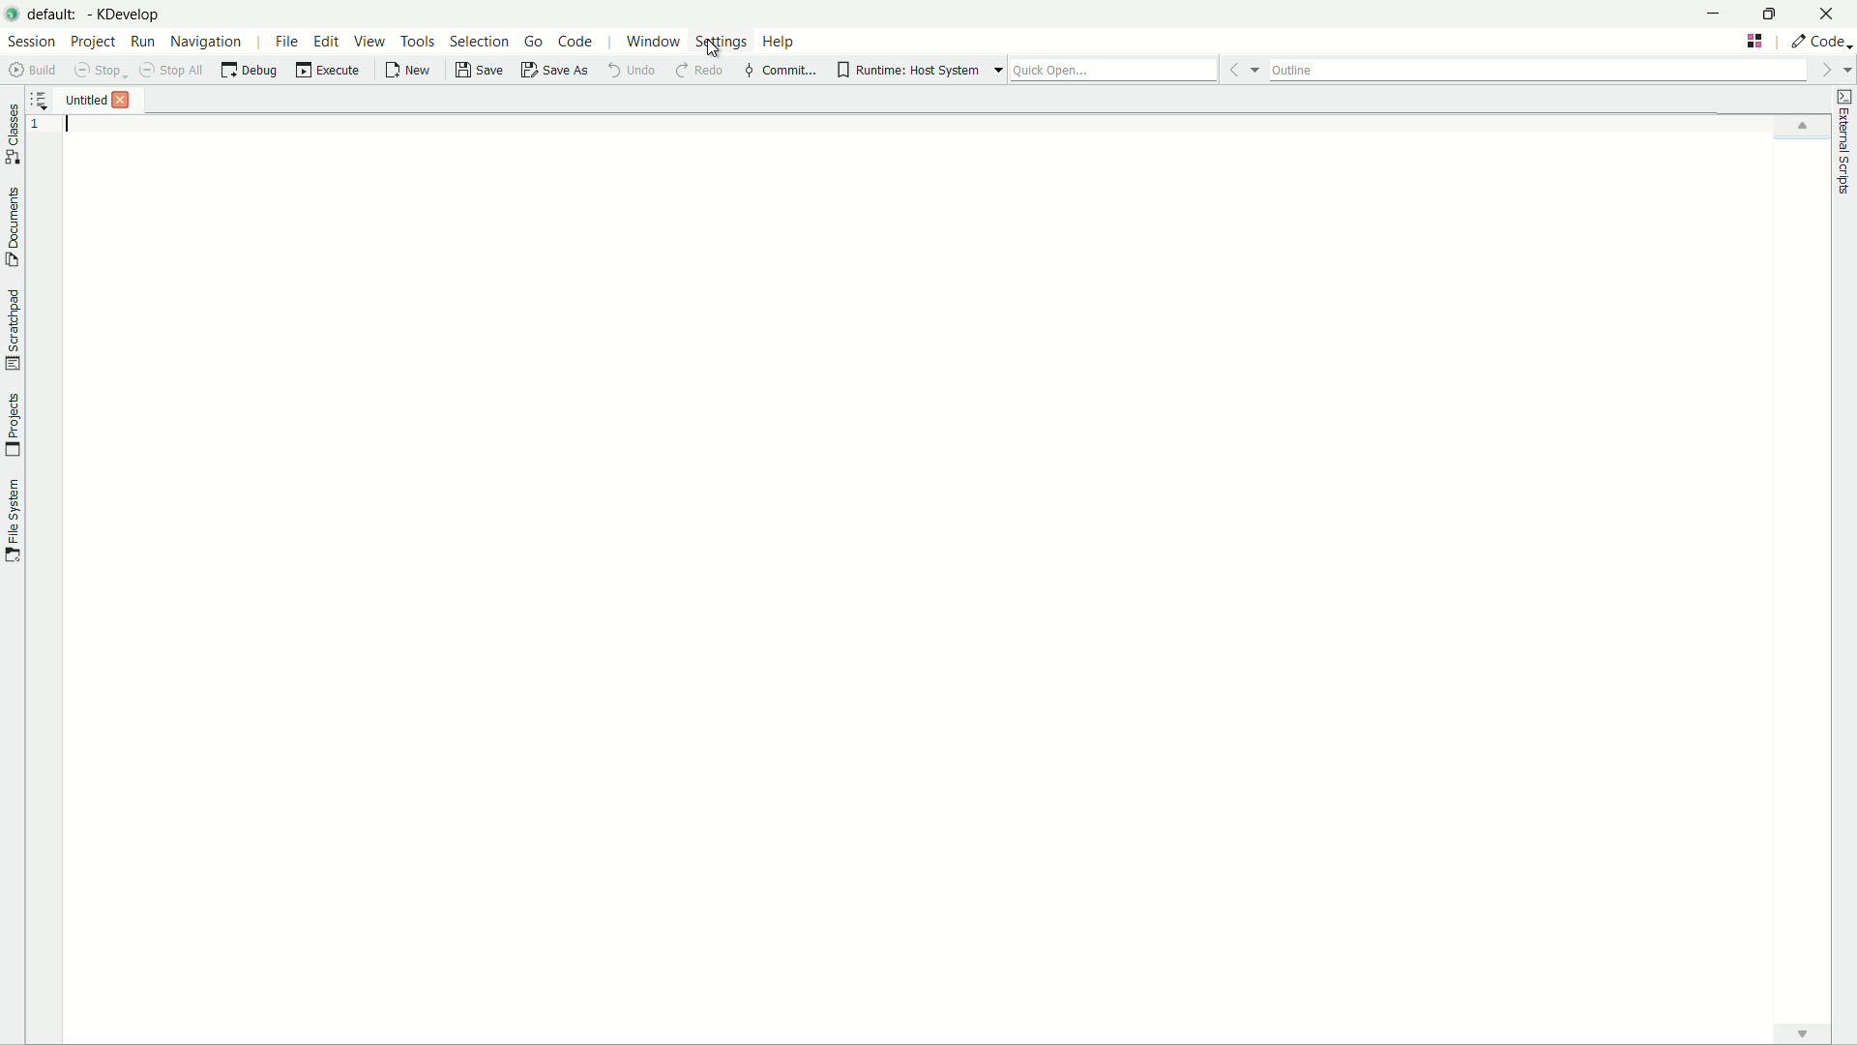 The width and height of the screenshot is (1857, 1045). Describe the element at coordinates (92, 42) in the screenshot. I see `project` at that location.